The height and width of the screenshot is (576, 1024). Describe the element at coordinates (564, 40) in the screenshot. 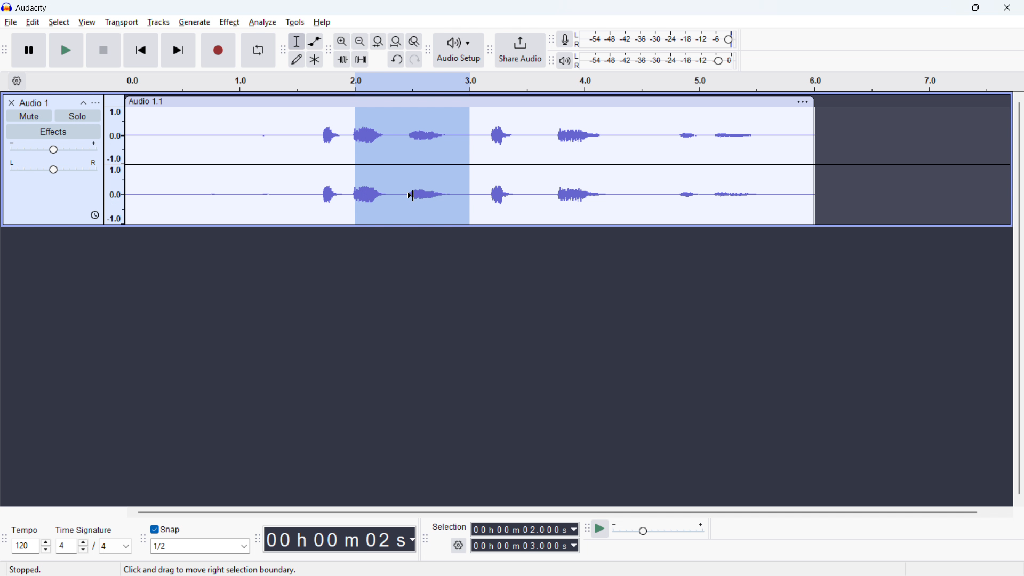

I see `Recording metre` at that location.